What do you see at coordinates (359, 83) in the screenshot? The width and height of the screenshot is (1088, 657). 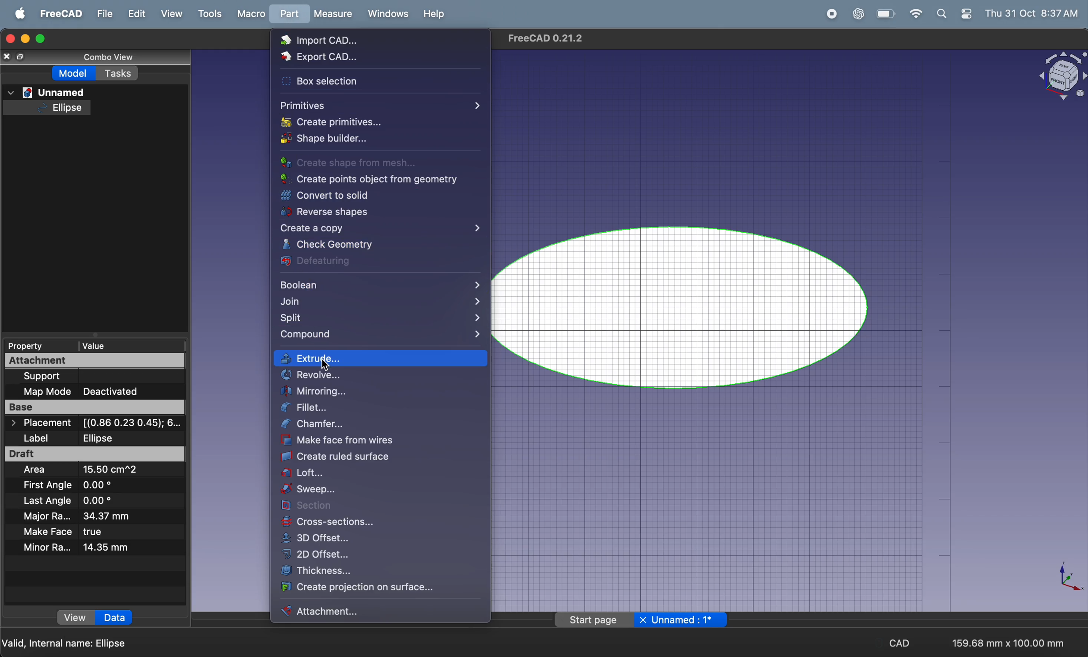 I see `Box section` at bounding box center [359, 83].